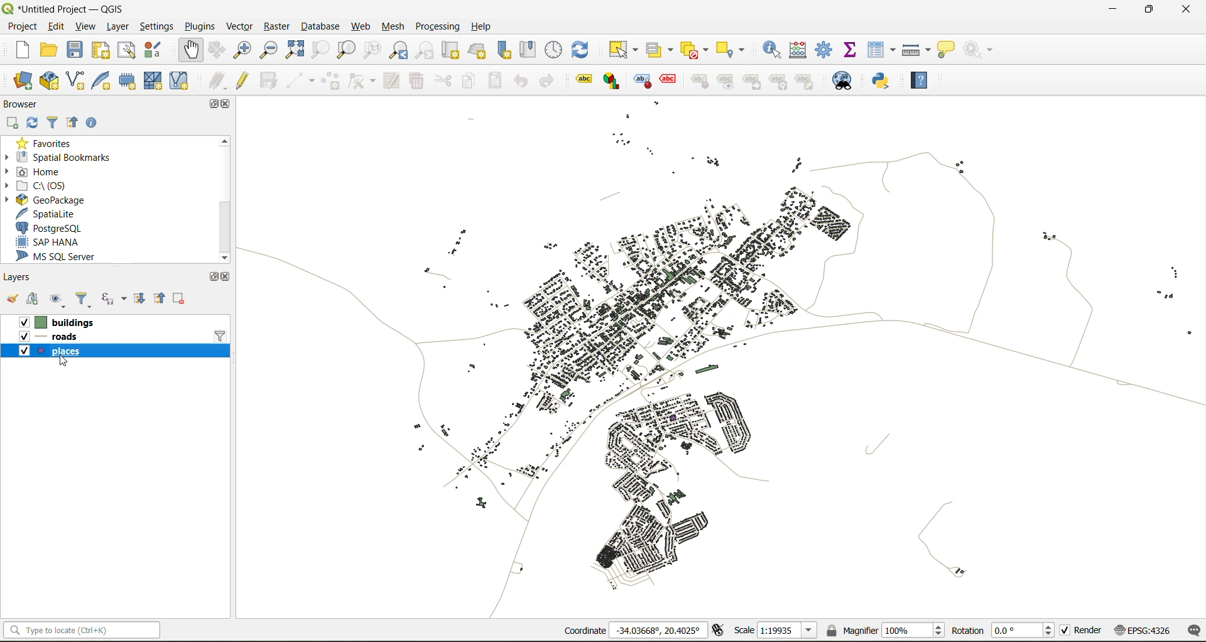 Image resolution: width=1206 pixels, height=642 pixels. What do you see at coordinates (438, 24) in the screenshot?
I see `processing` at bounding box center [438, 24].